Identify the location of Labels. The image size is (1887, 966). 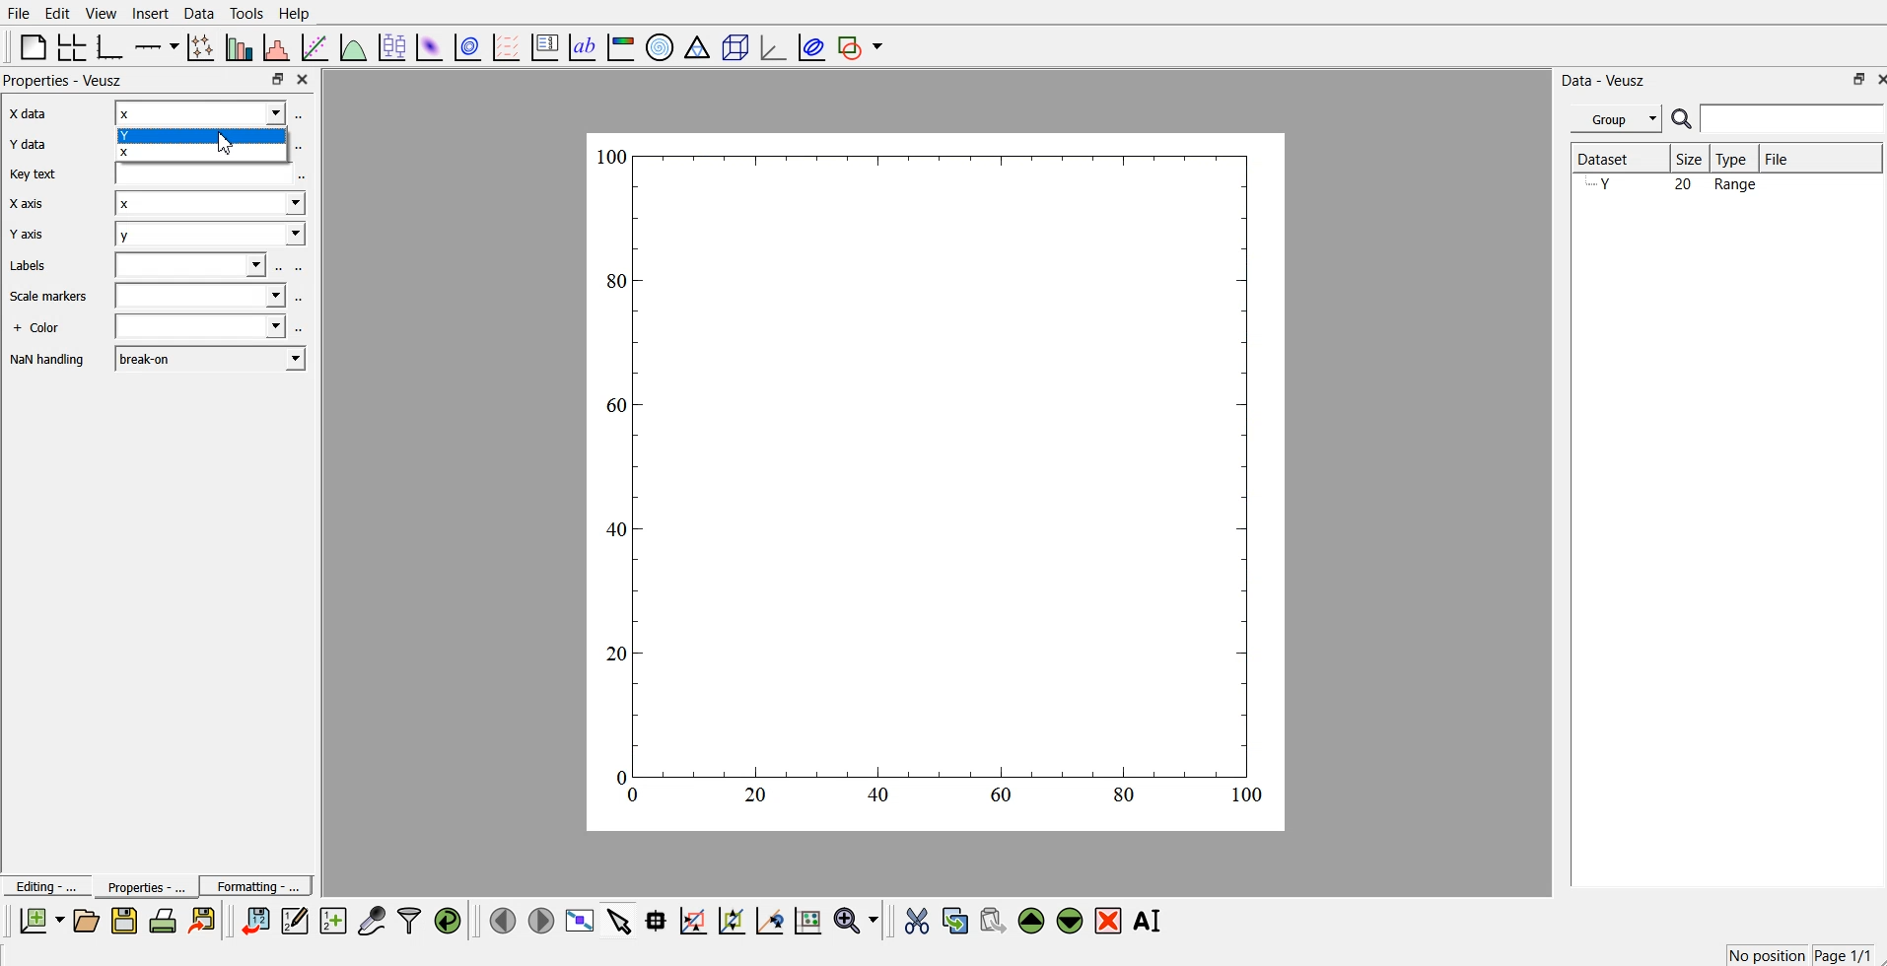
(29, 267).